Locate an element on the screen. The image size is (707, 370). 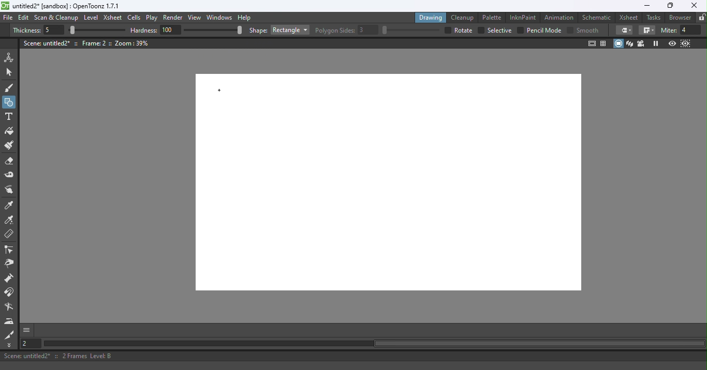
slider is located at coordinates (410, 30).